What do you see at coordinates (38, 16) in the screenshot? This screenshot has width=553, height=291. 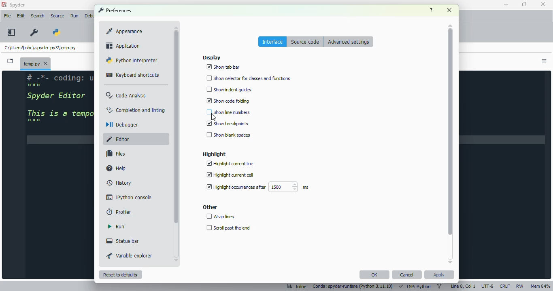 I see `search` at bounding box center [38, 16].